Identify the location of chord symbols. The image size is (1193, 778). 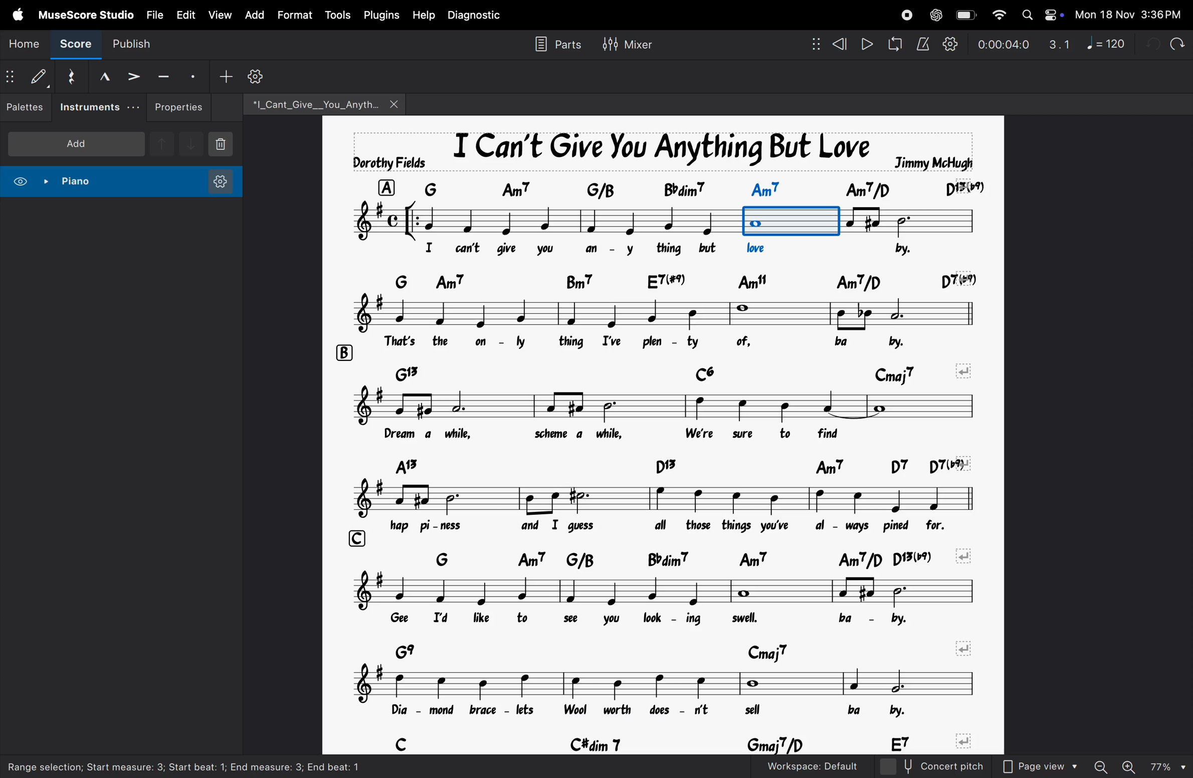
(674, 740).